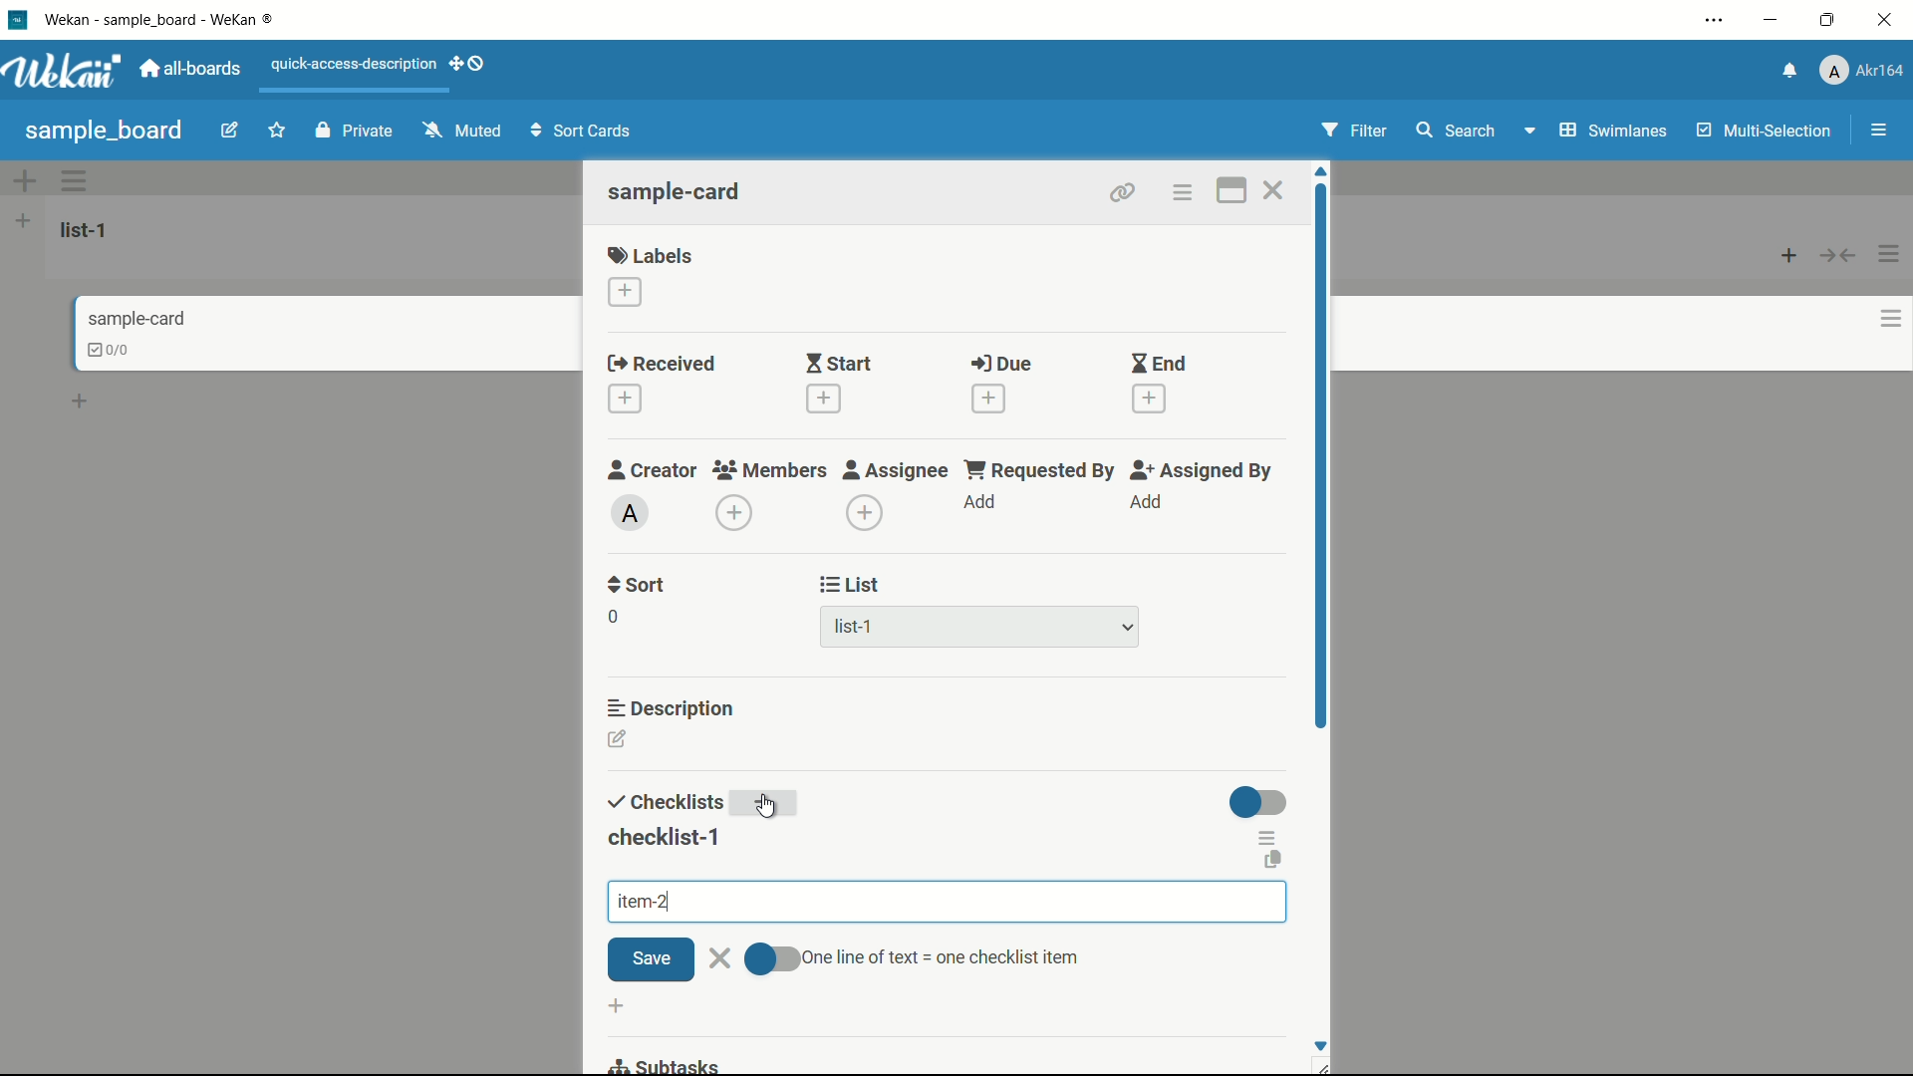 This screenshot has height=1076, width=1913. Describe the element at coordinates (1769, 21) in the screenshot. I see `minimize` at that location.